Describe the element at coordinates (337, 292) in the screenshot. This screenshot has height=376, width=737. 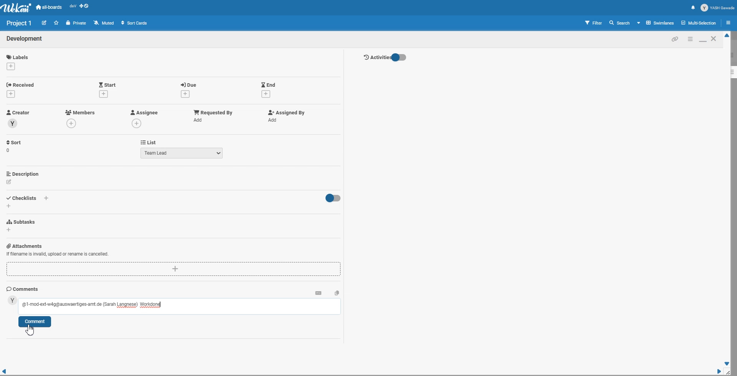
I see `Copy text to clipboard` at that location.